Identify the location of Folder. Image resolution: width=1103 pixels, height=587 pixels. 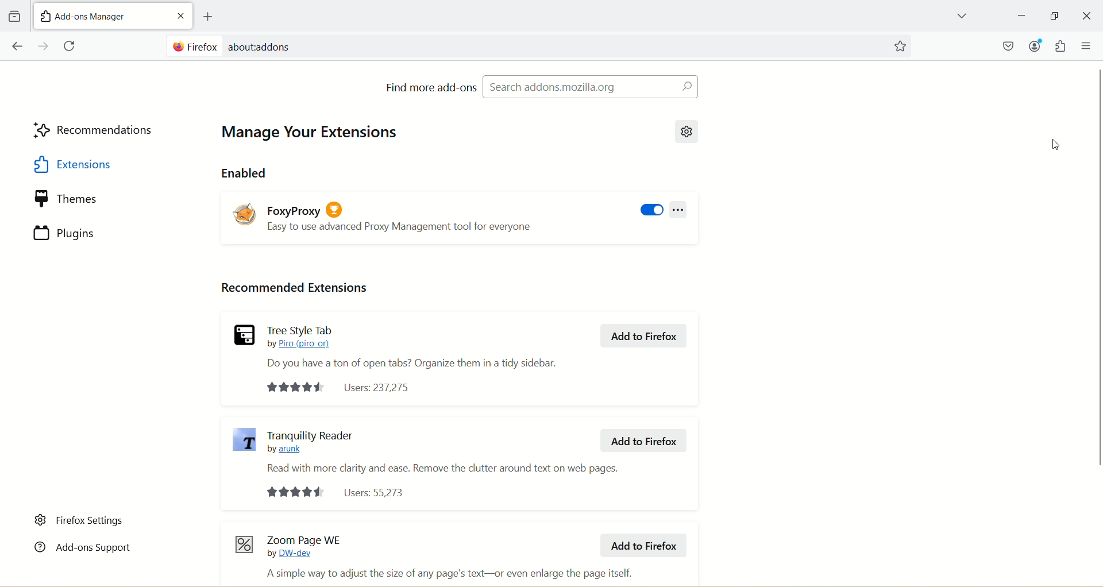
(14, 17).